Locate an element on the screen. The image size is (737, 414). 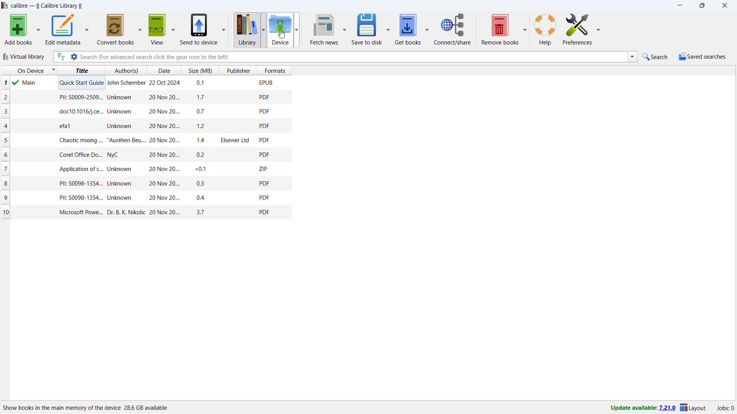
details of software program is located at coordinates (87, 406).